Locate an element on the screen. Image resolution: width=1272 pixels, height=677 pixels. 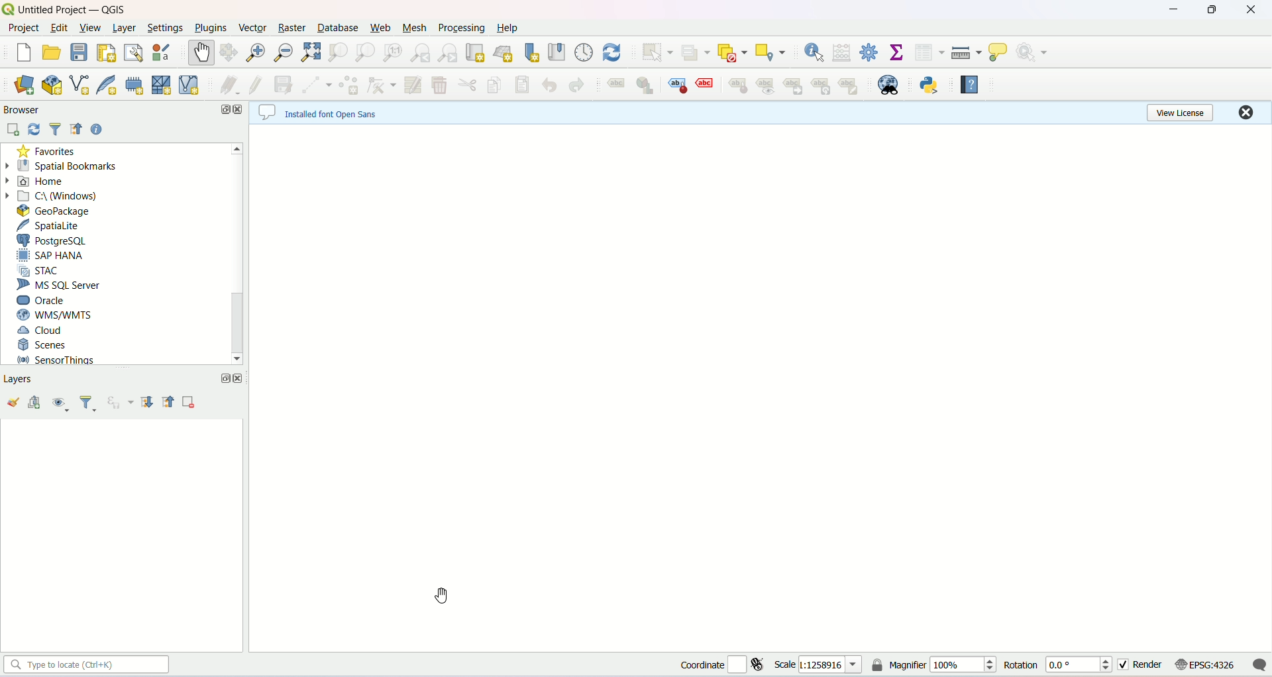
plugins is located at coordinates (211, 28).